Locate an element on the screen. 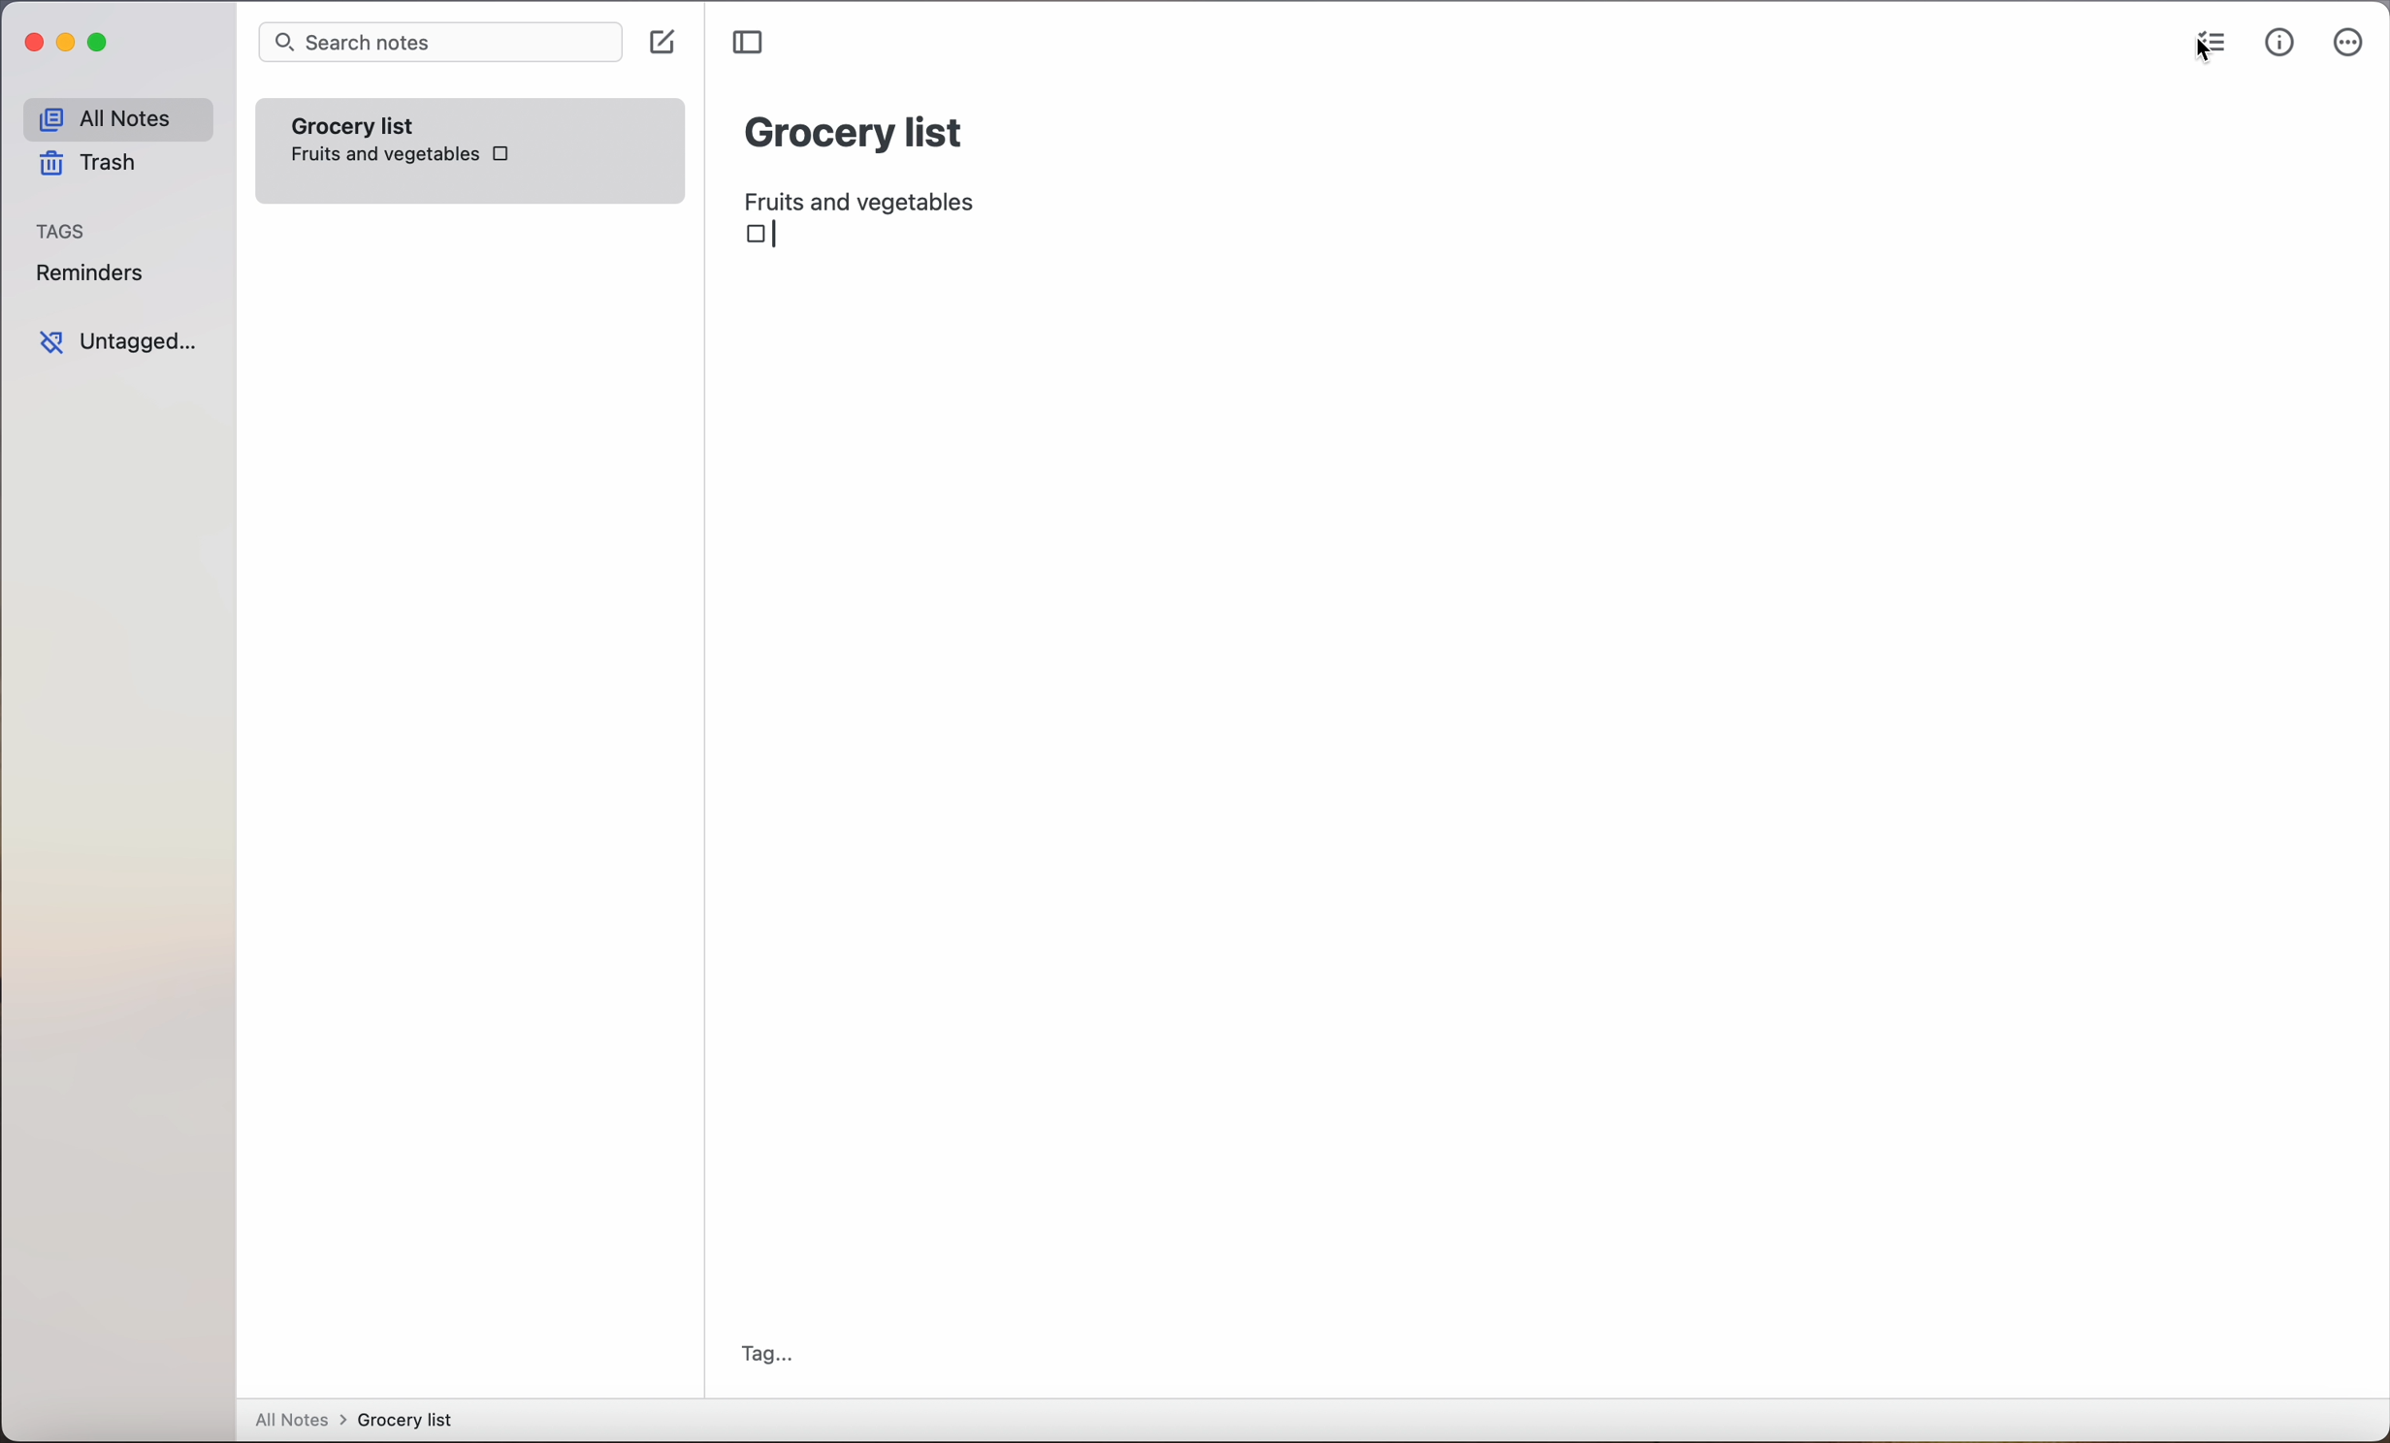 Image resolution: width=2390 pixels, height=1443 pixels. toggle sidebar is located at coordinates (751, 43).